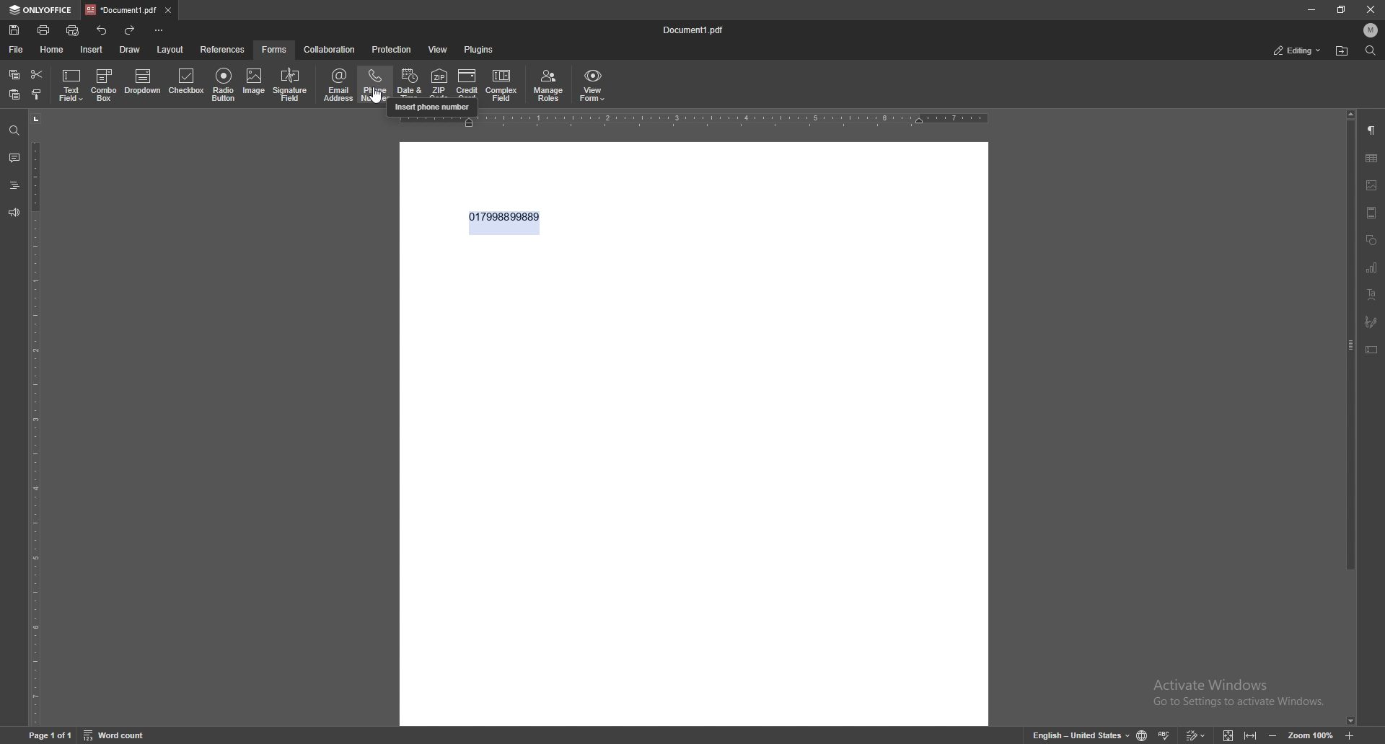  I want to click on scroll bar, so click(1349, 419).